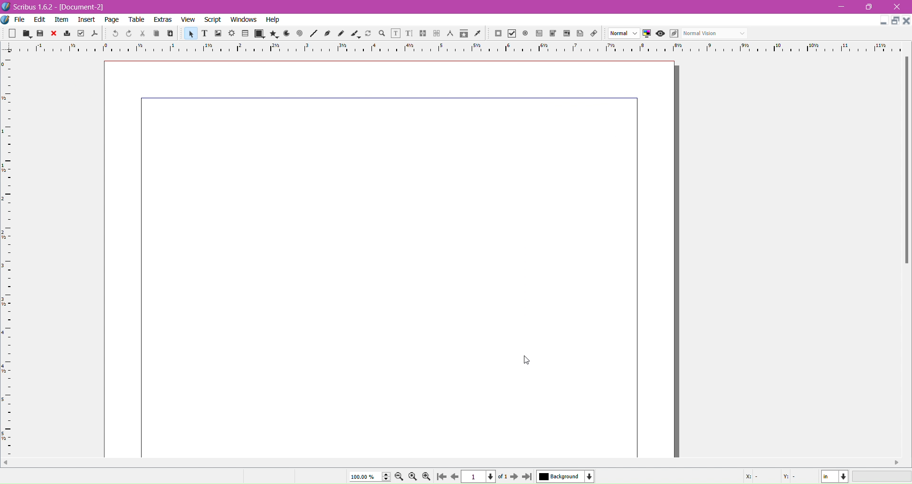 This screenshot has height=484, width=912. I want to click on add image, so click(219, 34).